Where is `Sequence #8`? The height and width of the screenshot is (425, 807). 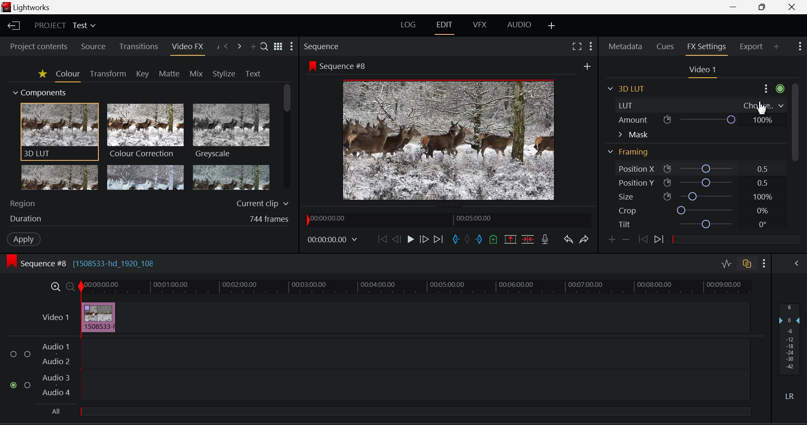
Sequence #8 is located at coordinates (338, 66).